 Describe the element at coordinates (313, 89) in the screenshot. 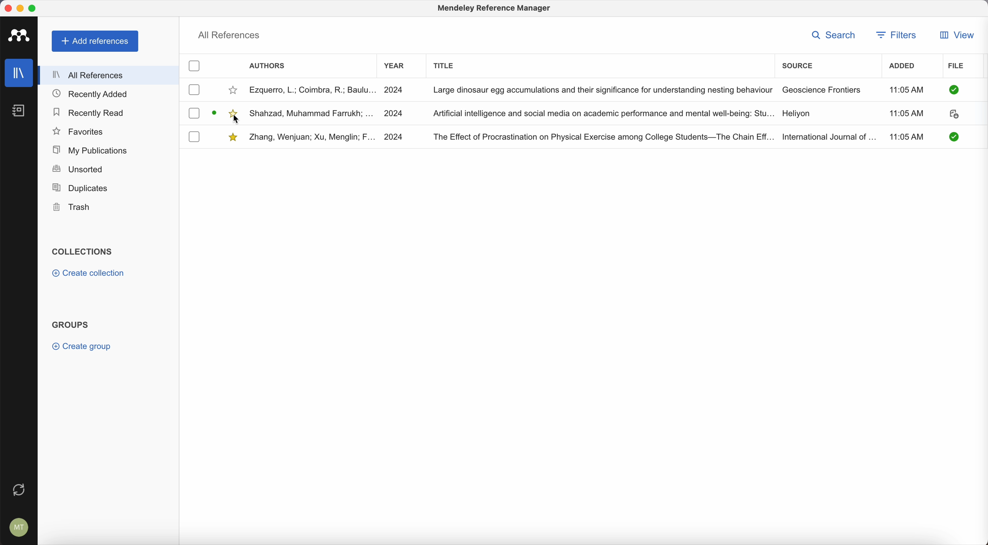

I see `Ezquerro, L; Coimbra, R; Baulu` at that location.